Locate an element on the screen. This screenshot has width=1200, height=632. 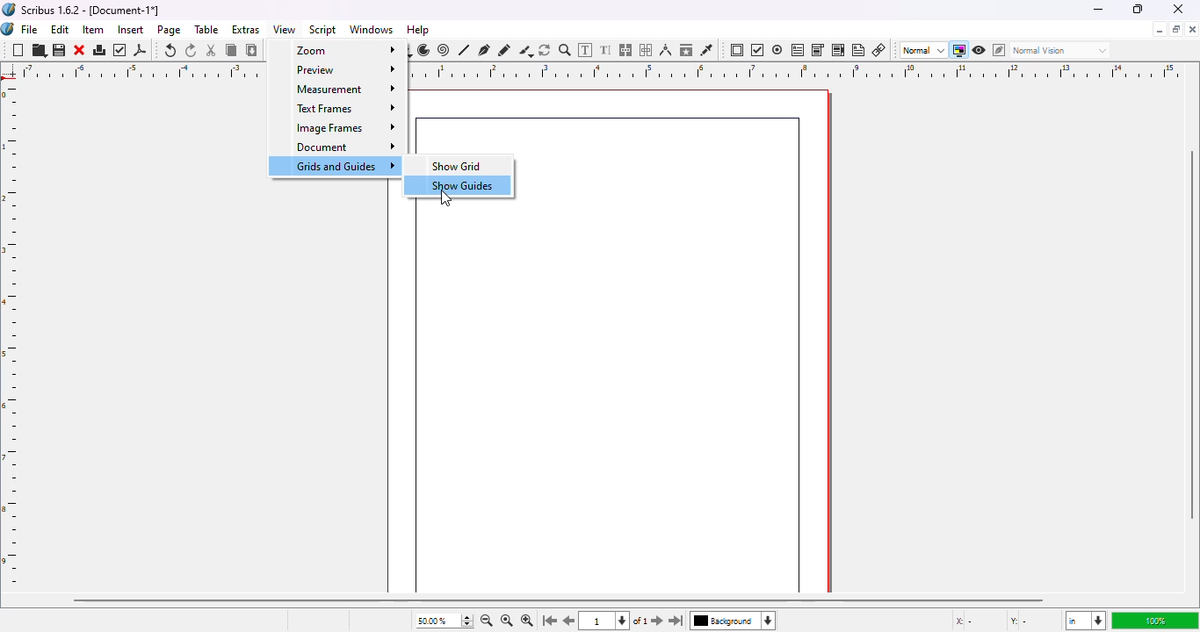
PDF text field is located at coordinates (798, 49).